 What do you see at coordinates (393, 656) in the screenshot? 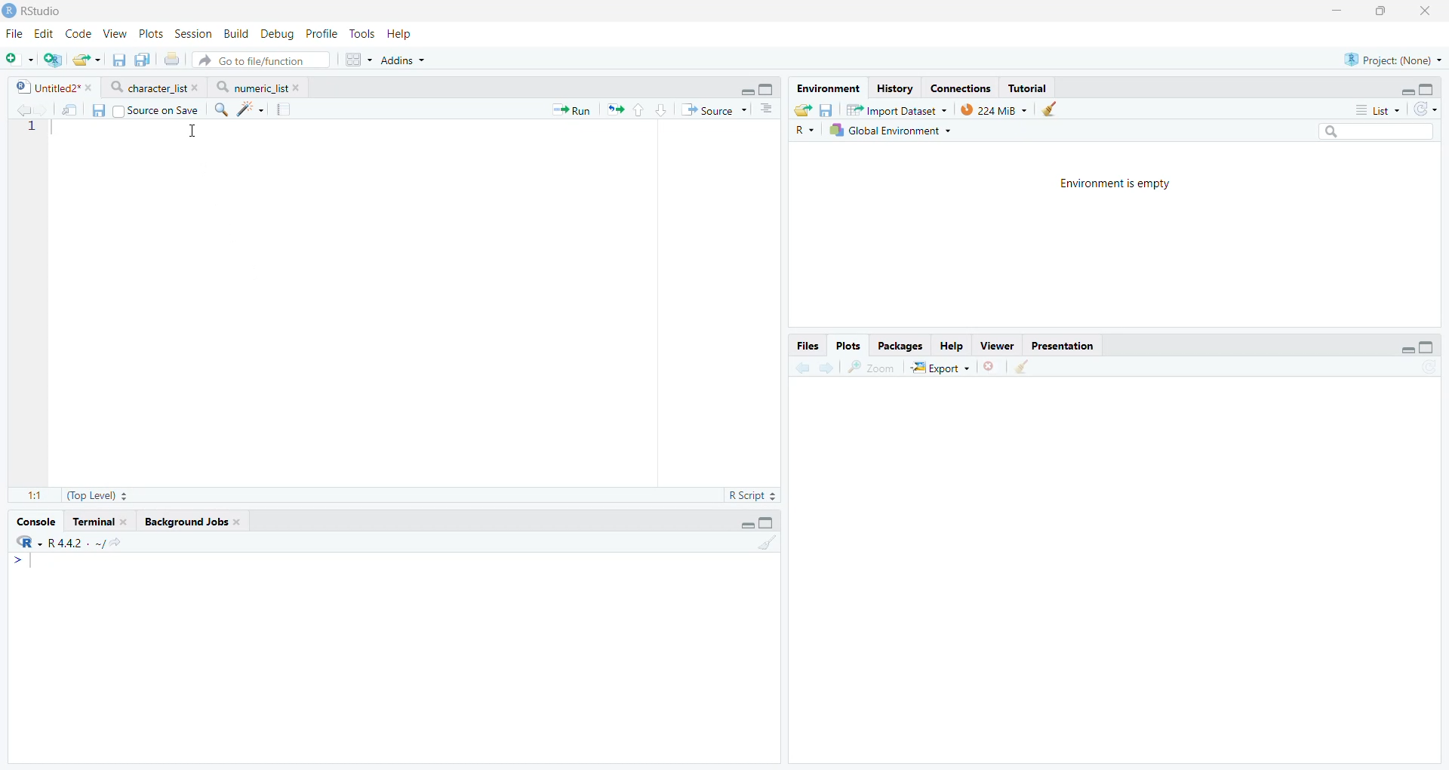
I see `Console` at bounding box center [393, 656].